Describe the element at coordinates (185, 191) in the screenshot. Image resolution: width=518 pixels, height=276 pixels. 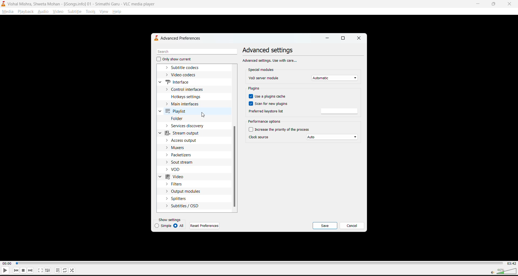
I see `output modules` at that location.